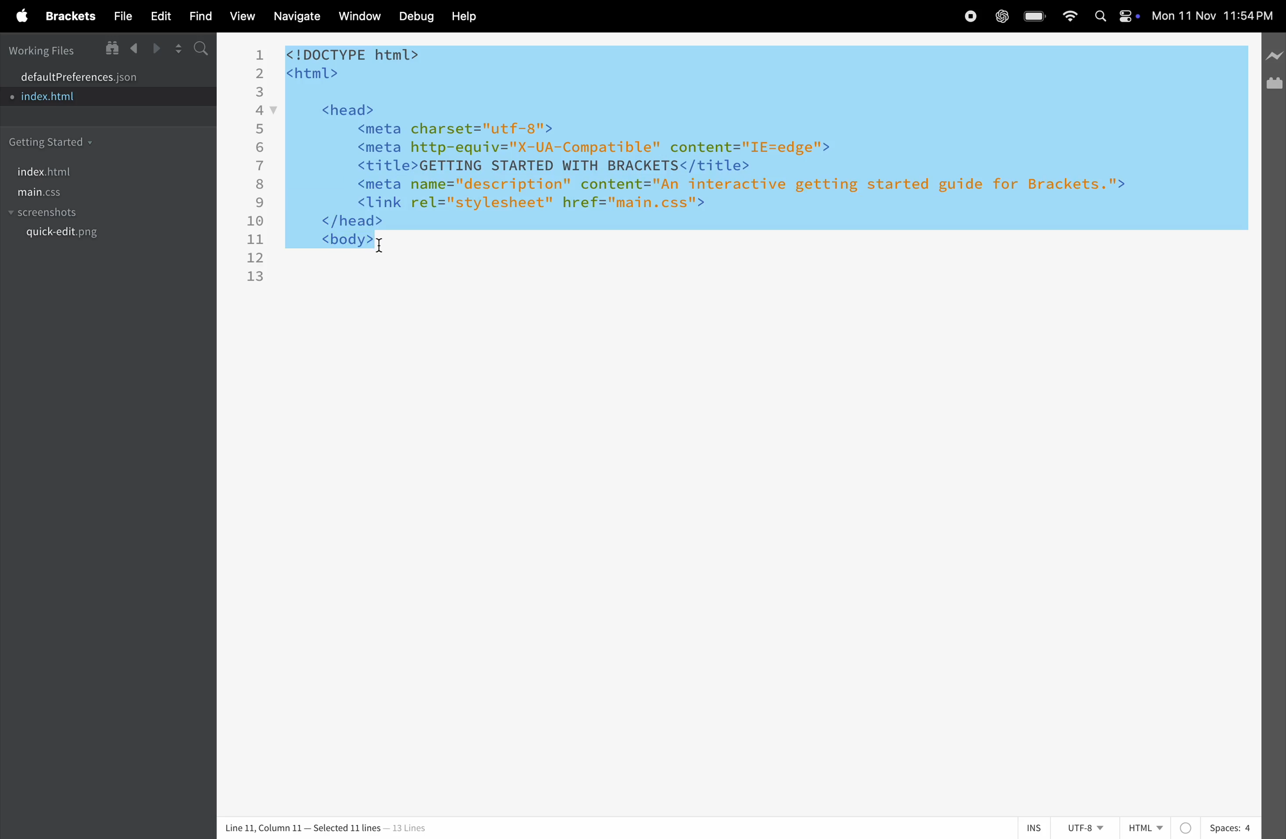 This screenshot has height=839, width=1286. Describe the element at coordinates (1002, 16) in the screenshot. I see `chatgpt` at that location.